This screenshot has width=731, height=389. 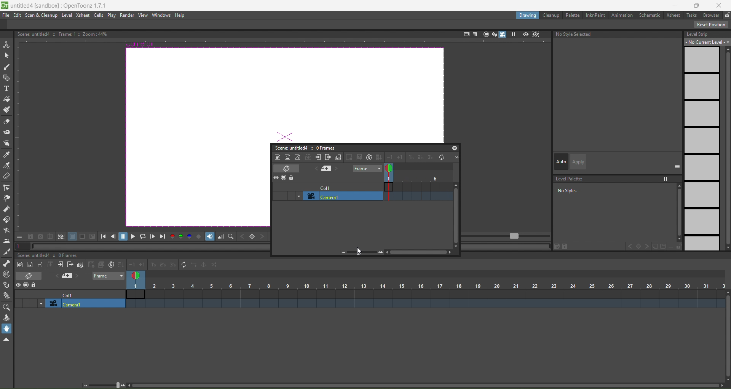 What do you see at coordinates (133, 238) in the screenshot?
I see `playback options` at bounding box center [133, 238].